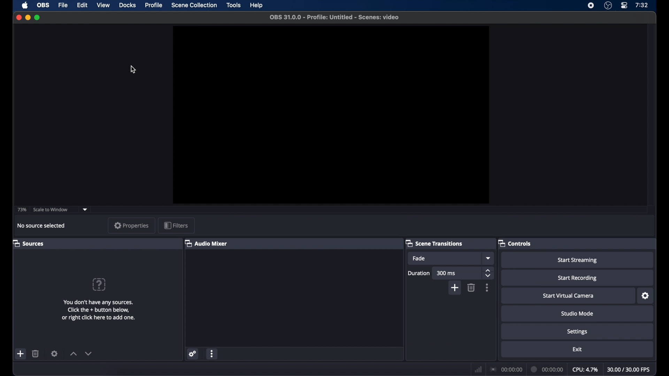  I want to click on 73%, so click(22, 210).